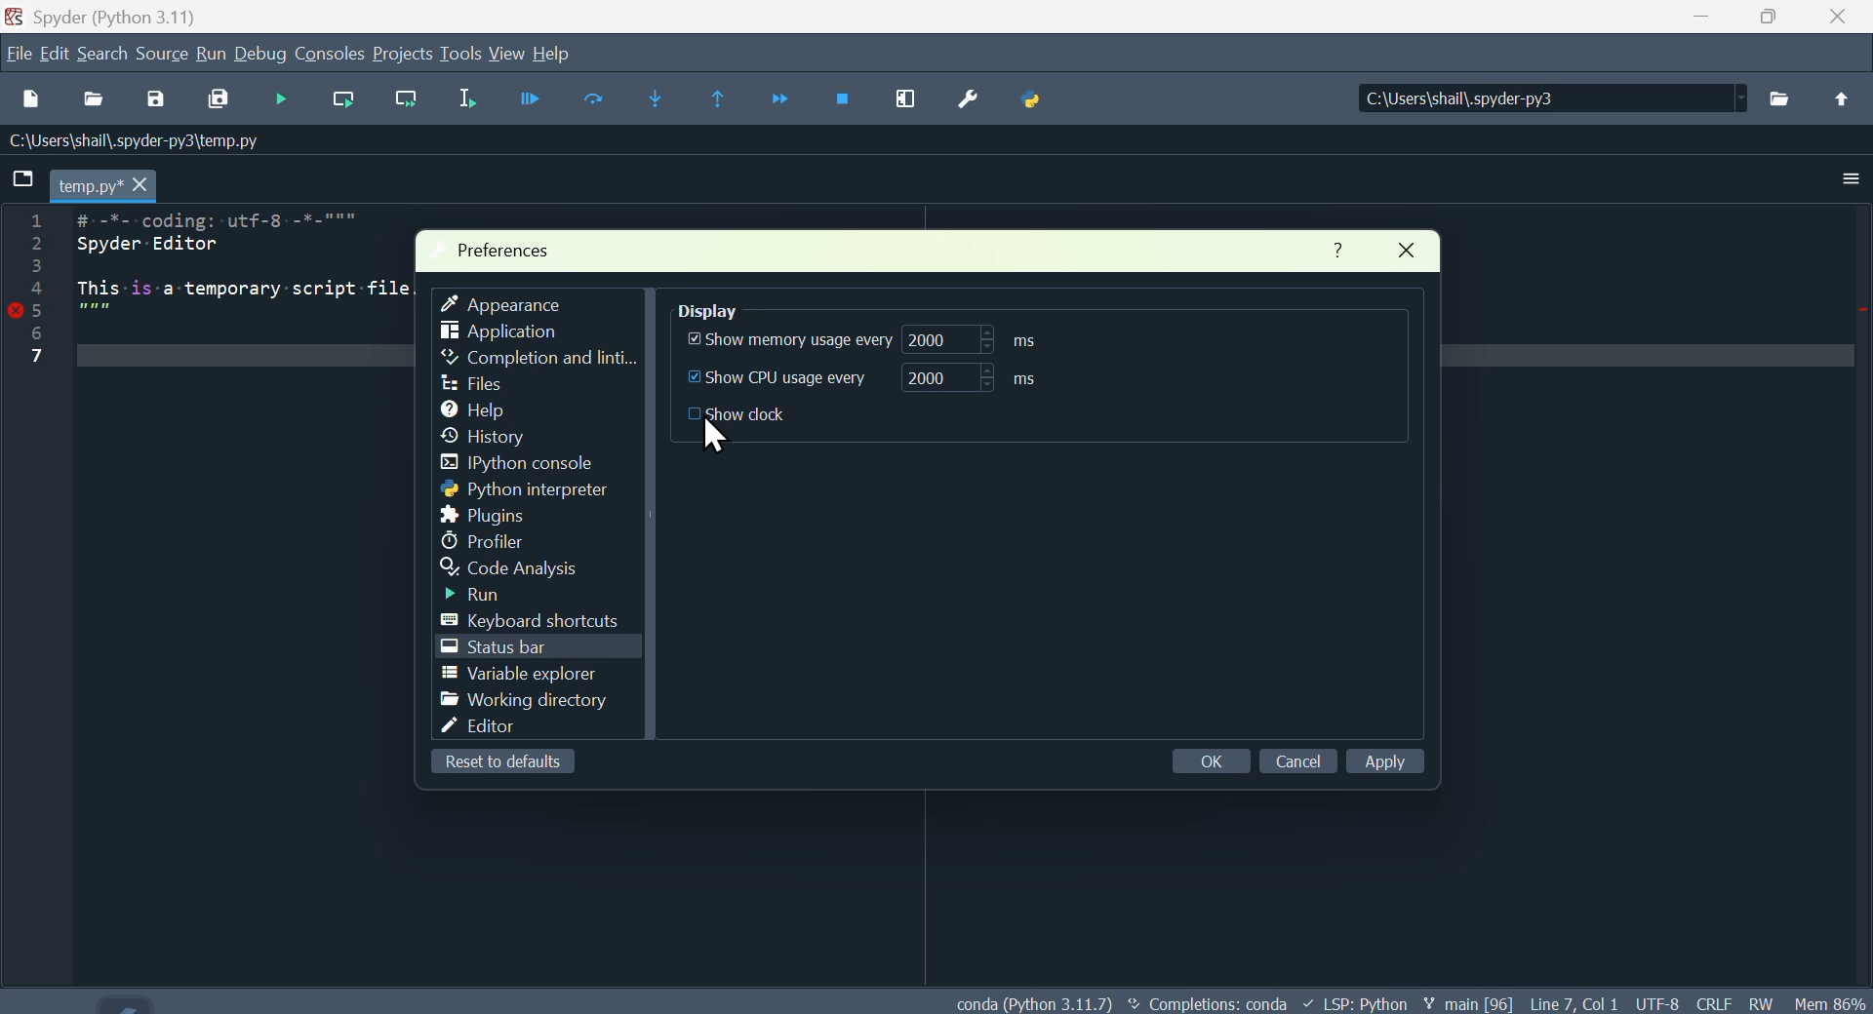 The width and height of the screenshot is (1873, 1014). I want to click on Line Number, so click(43, 297).